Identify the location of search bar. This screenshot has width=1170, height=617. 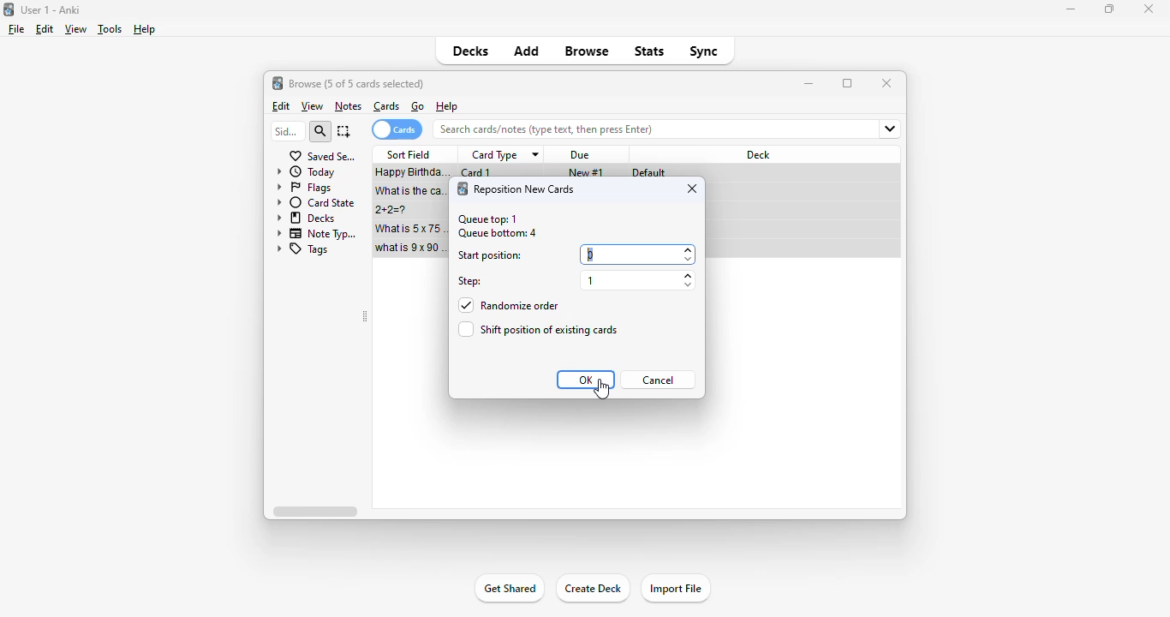
(633, 129).